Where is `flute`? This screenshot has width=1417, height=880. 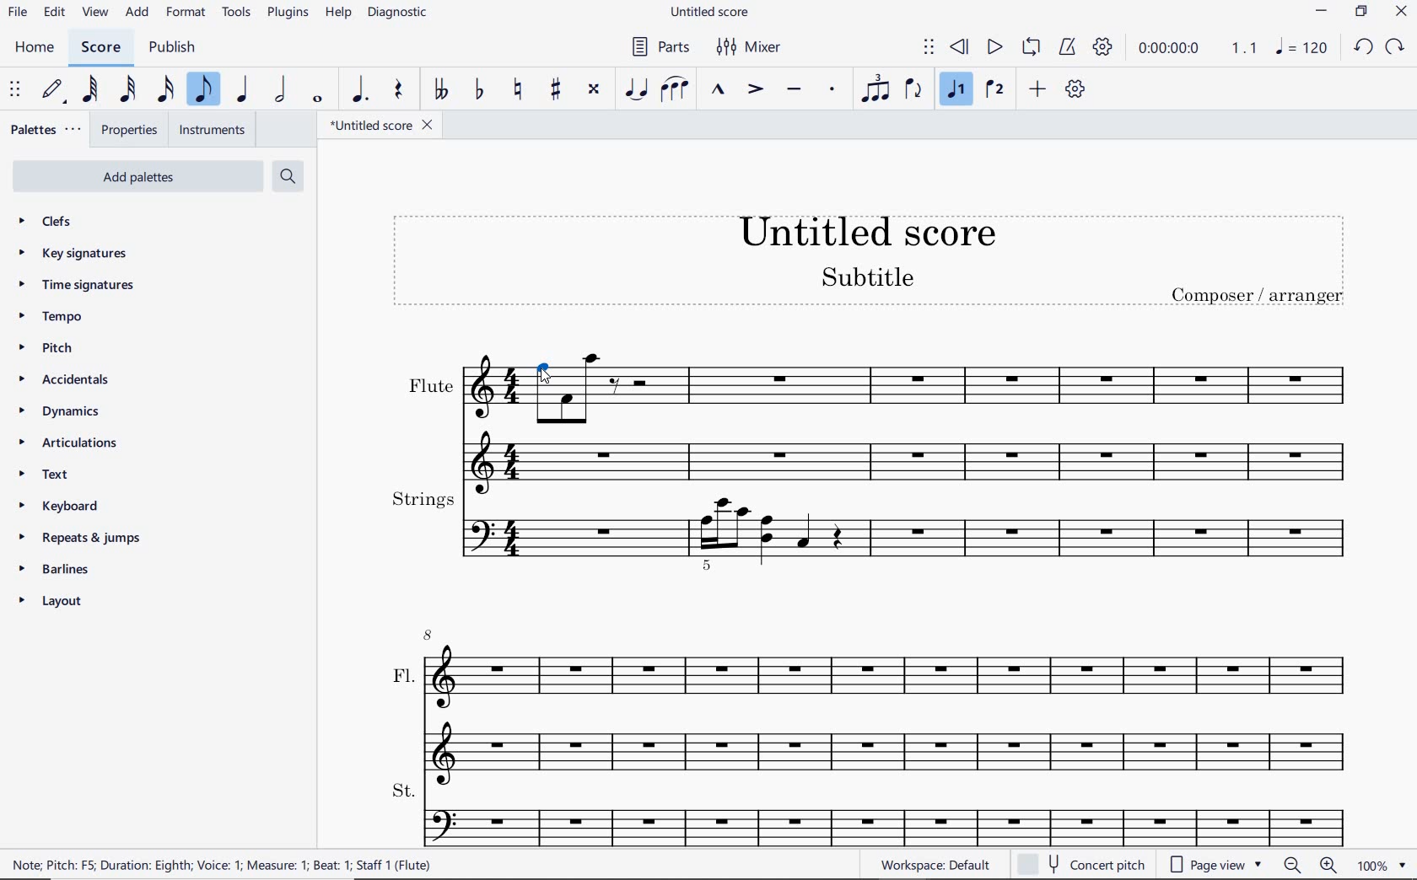 flute is located at coordinates (881, 416).